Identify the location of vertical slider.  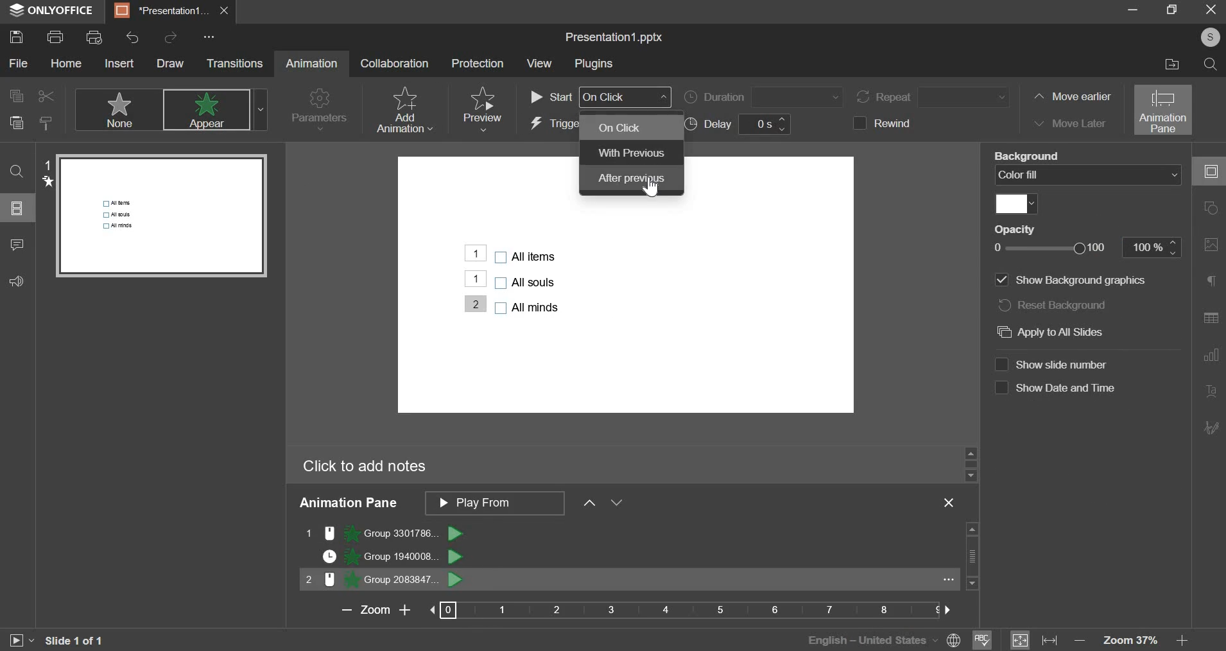
(972, 555).